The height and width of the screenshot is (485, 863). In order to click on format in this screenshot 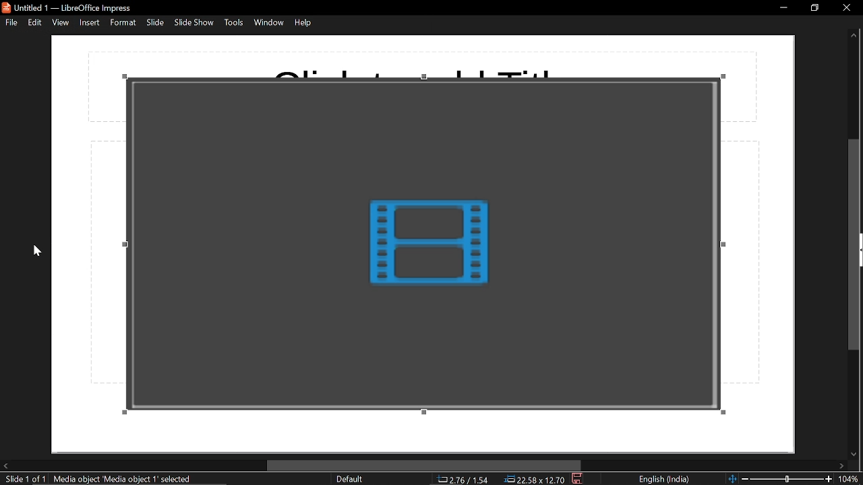, I will do `click(123, 23)`.